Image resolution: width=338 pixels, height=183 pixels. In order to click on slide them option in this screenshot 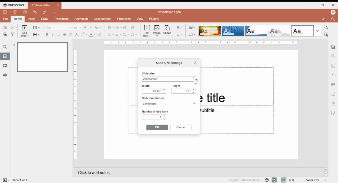, I will do `click(257, 31)`.